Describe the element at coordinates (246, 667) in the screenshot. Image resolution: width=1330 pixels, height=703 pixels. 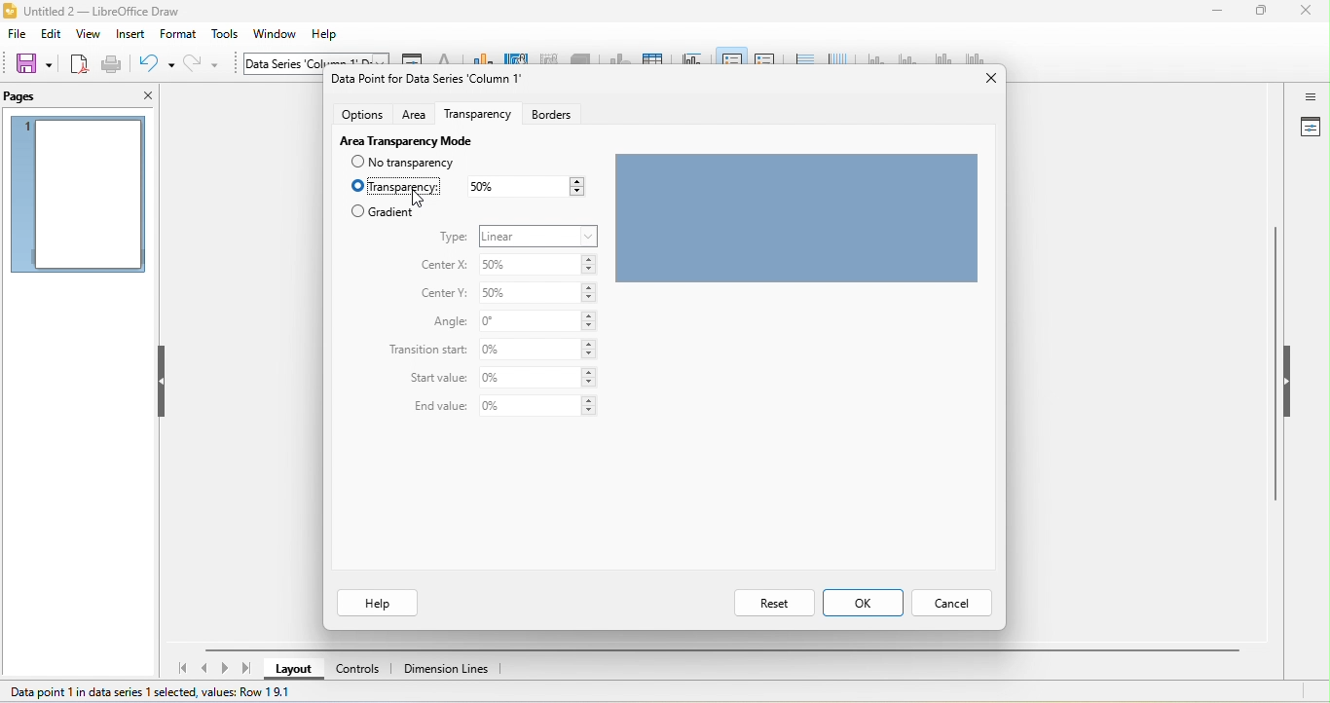
I see `last` at that location.